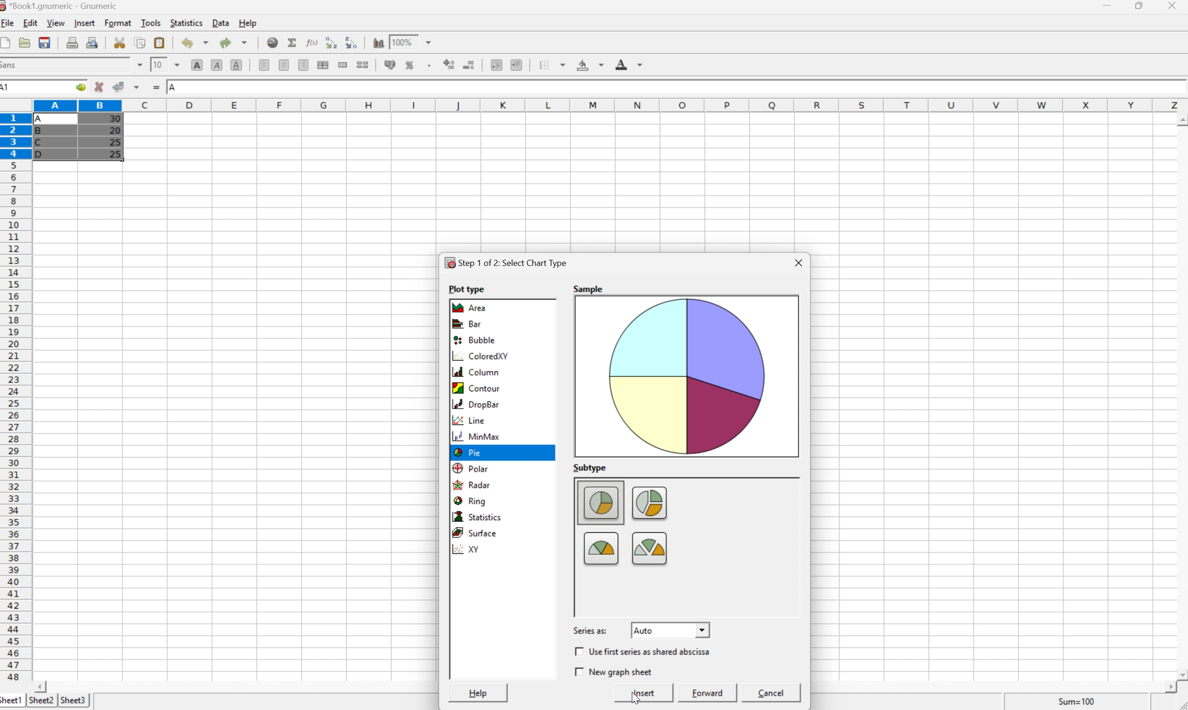 Image resolution: width=1188 pixels, height=710 pixels. Describe the element at coordinates (114, 142) in the screenshot. I see `25` at that location.